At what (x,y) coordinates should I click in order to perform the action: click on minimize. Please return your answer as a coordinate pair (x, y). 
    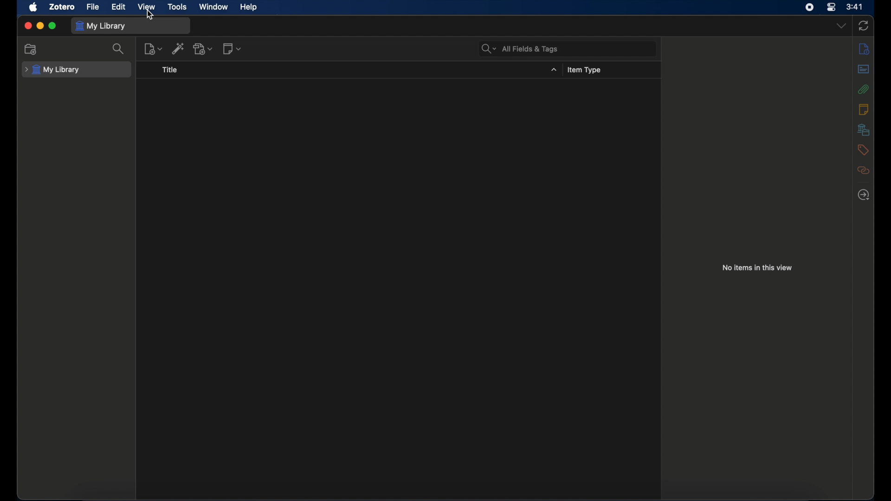
    Looking at the image, I should click on (40, 25).